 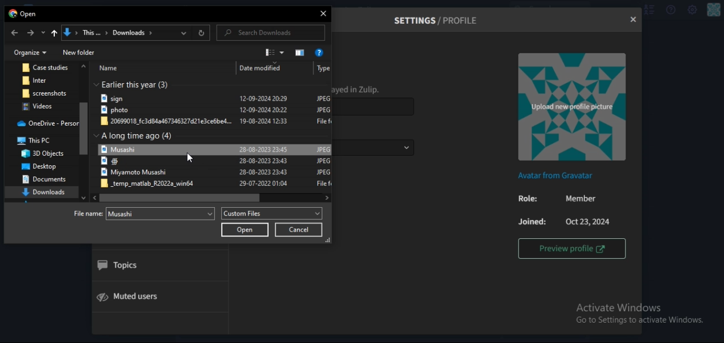 What do you see at coordinates (43, 80) in the screenshot?
I see `file` at bounding box center [43, 80].